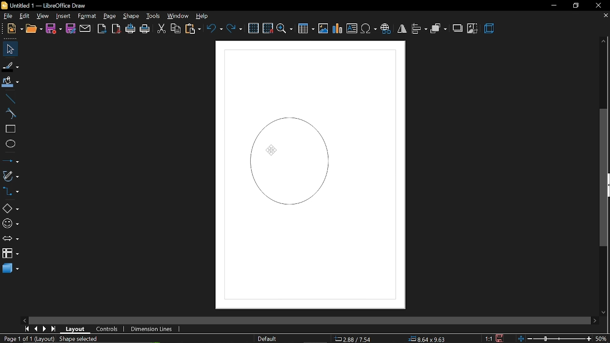 Image resolution: width=610 pixels, height=343 pixels. Describe the element at coordinates (605, 313) in the screenshot. I see `move down` at that location.